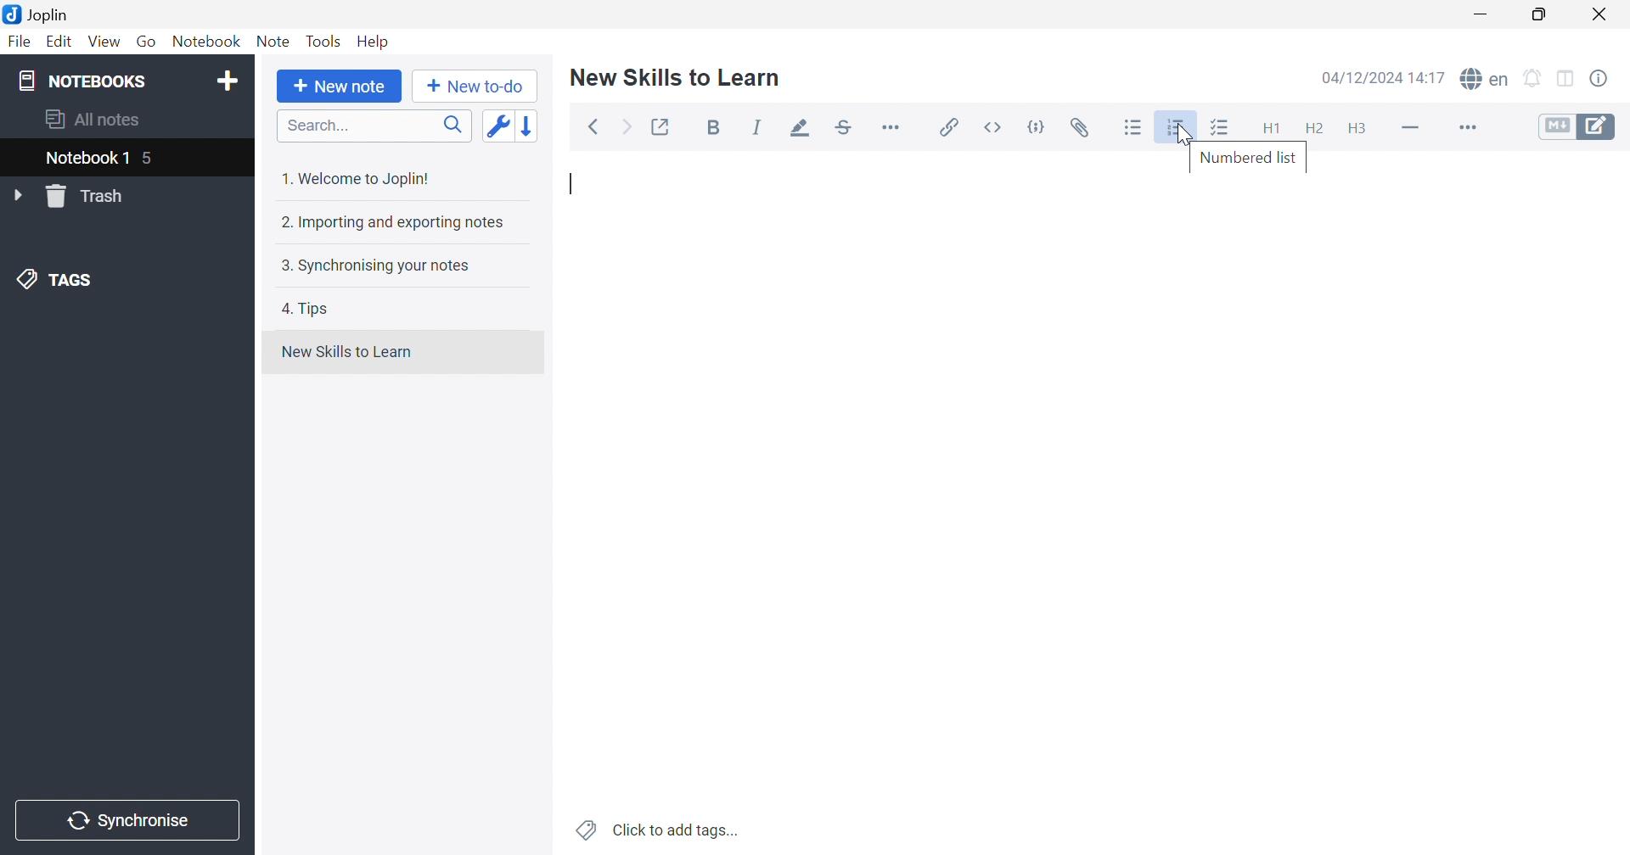 This screenshot has height=855, width=1630. What do you see at coordinates (531, 126) in the screenshot?
I see `Reverse sort order` at bounding box center [531, 126].